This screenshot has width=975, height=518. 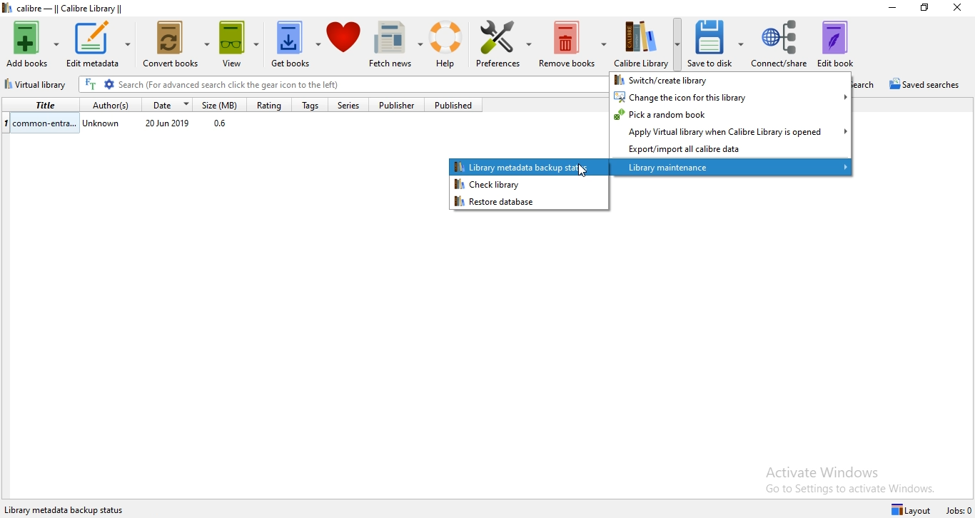 I want to click on restore database, so click(x=526, y=202).